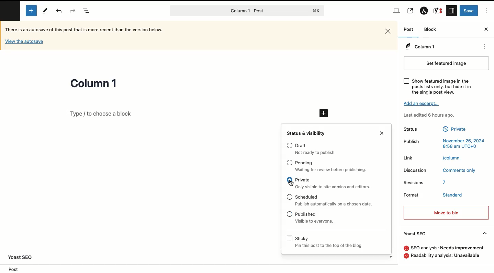 The width and height of the screenshot is (494, 273). Describe the element at coordinates (301, 262) in the screenshot. I see `Sticky` at that location.